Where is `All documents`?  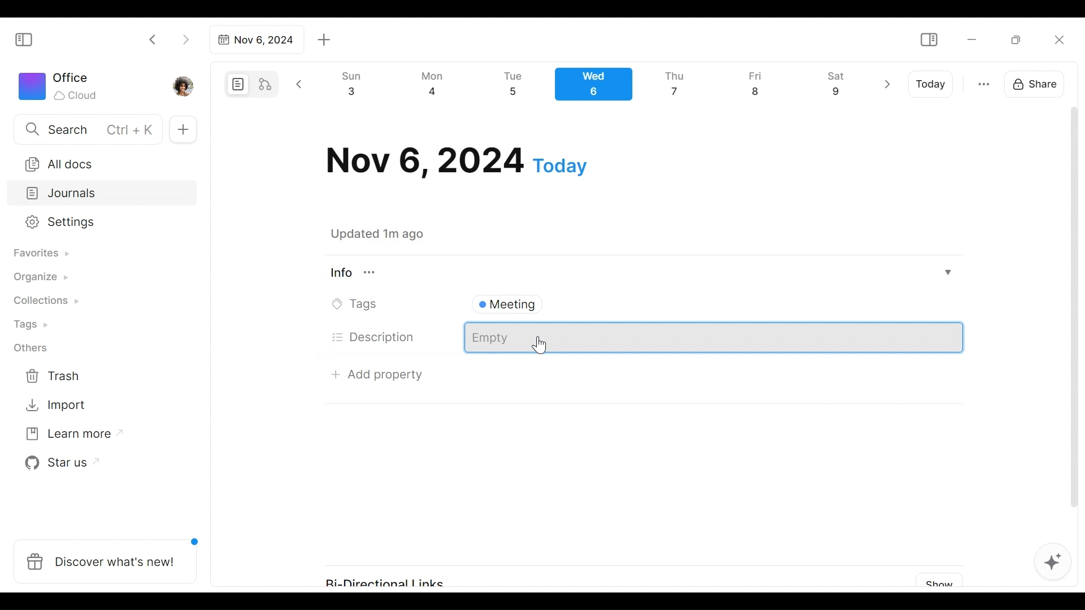 All documents is located at coordinates (98, 162).